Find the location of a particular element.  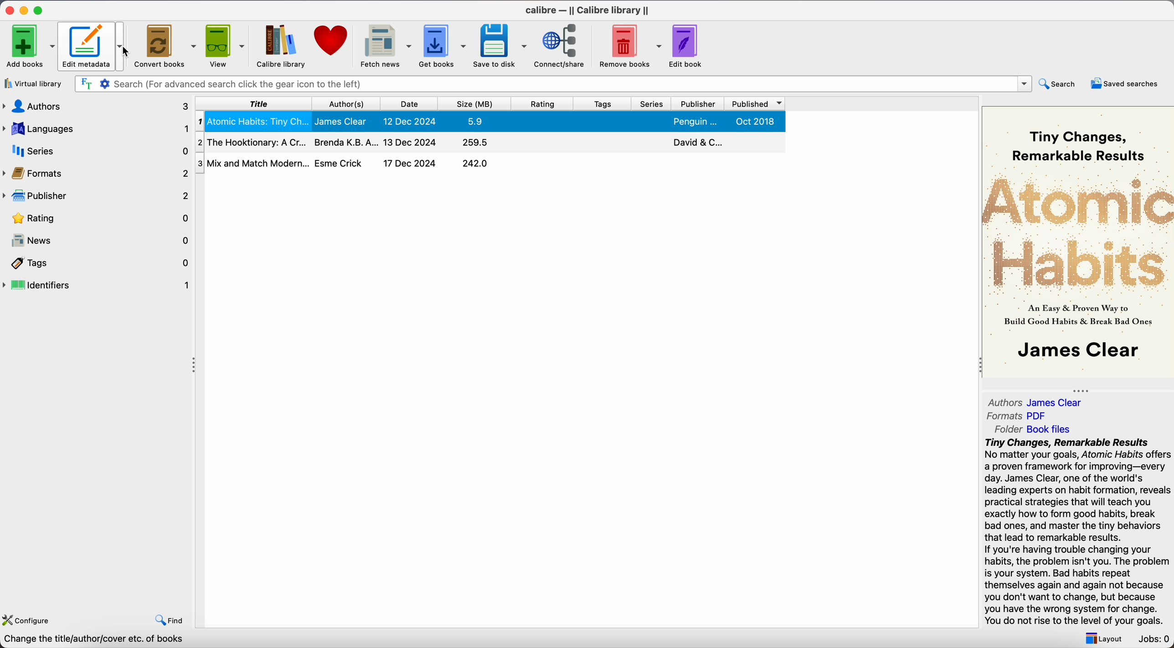

calibre 7.22 created by Kovid Goyal [3 books] is located at coordinates (104, 640).